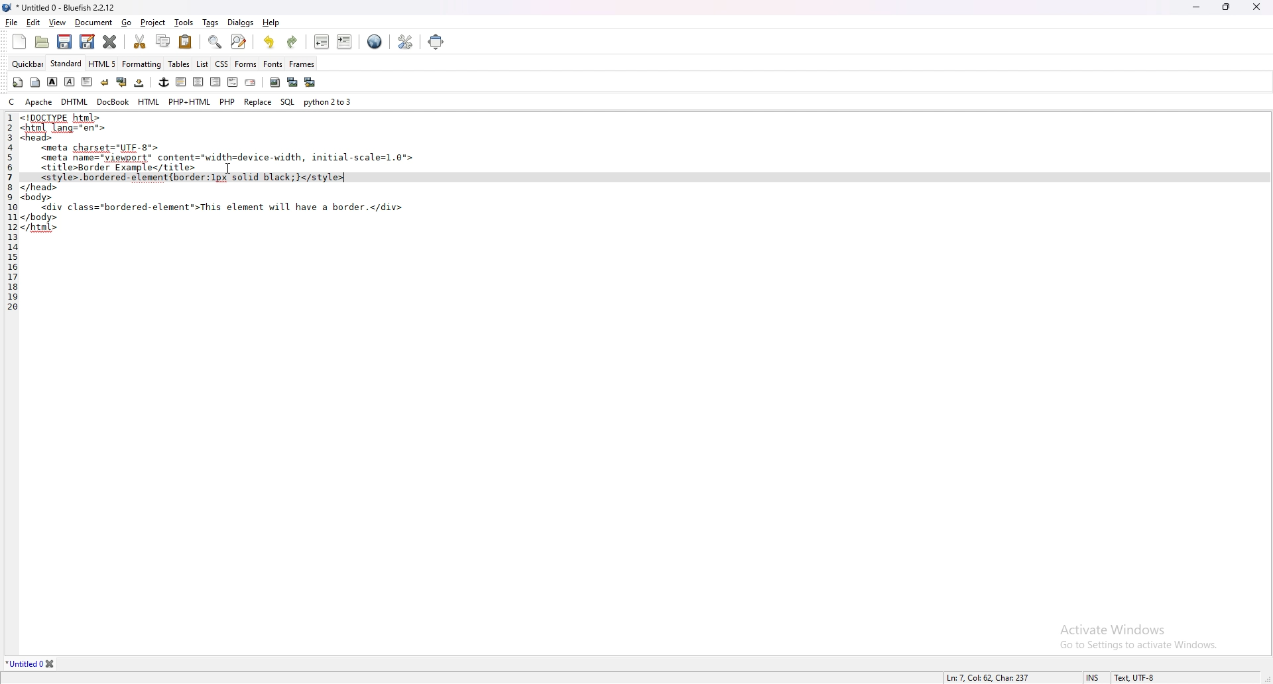  I want to click on standard, so click(66, 63).